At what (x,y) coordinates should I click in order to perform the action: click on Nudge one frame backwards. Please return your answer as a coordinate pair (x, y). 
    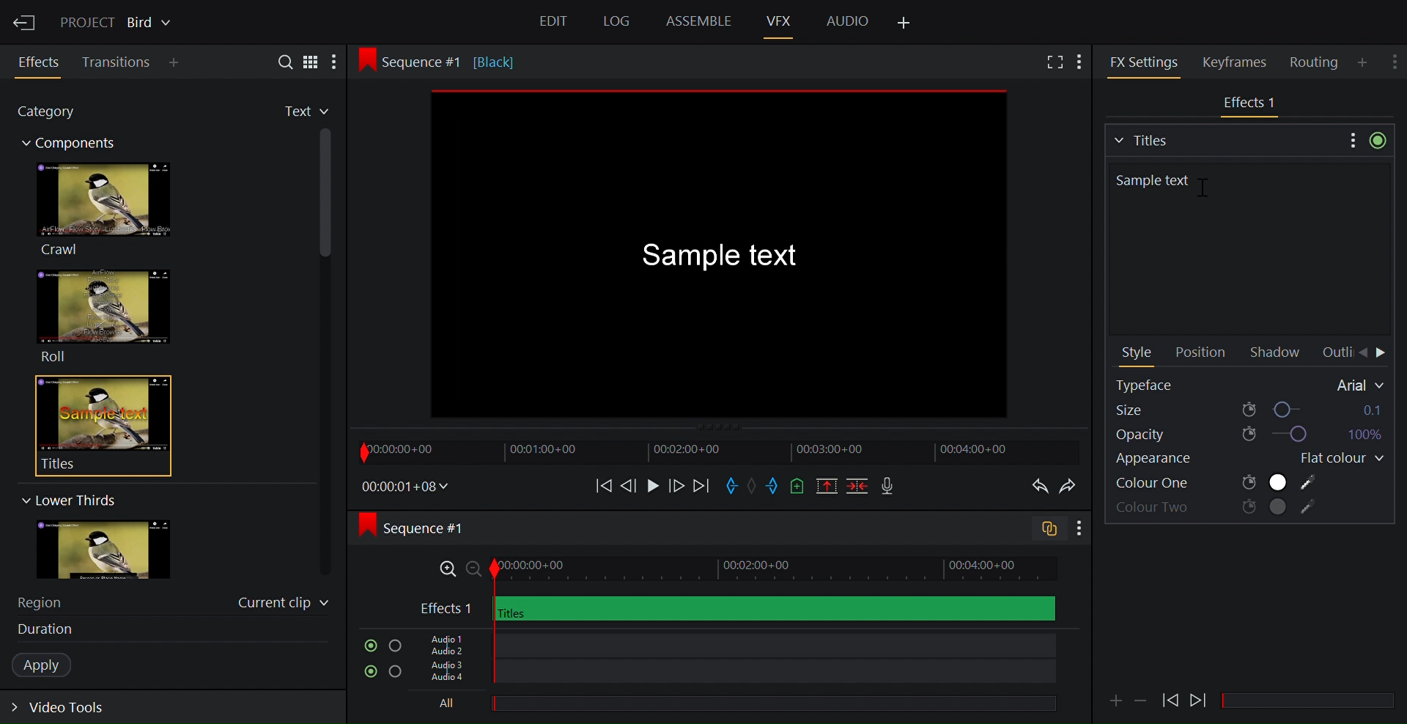
    Looking at the image, I should click on (629, 484).